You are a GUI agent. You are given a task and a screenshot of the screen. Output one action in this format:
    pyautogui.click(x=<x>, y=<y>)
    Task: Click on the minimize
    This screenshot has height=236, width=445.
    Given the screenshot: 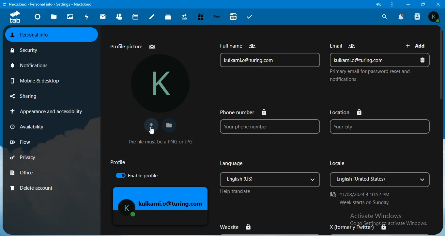 What is the action you would take?
    pyautogui.click(x=407, y=4)
    